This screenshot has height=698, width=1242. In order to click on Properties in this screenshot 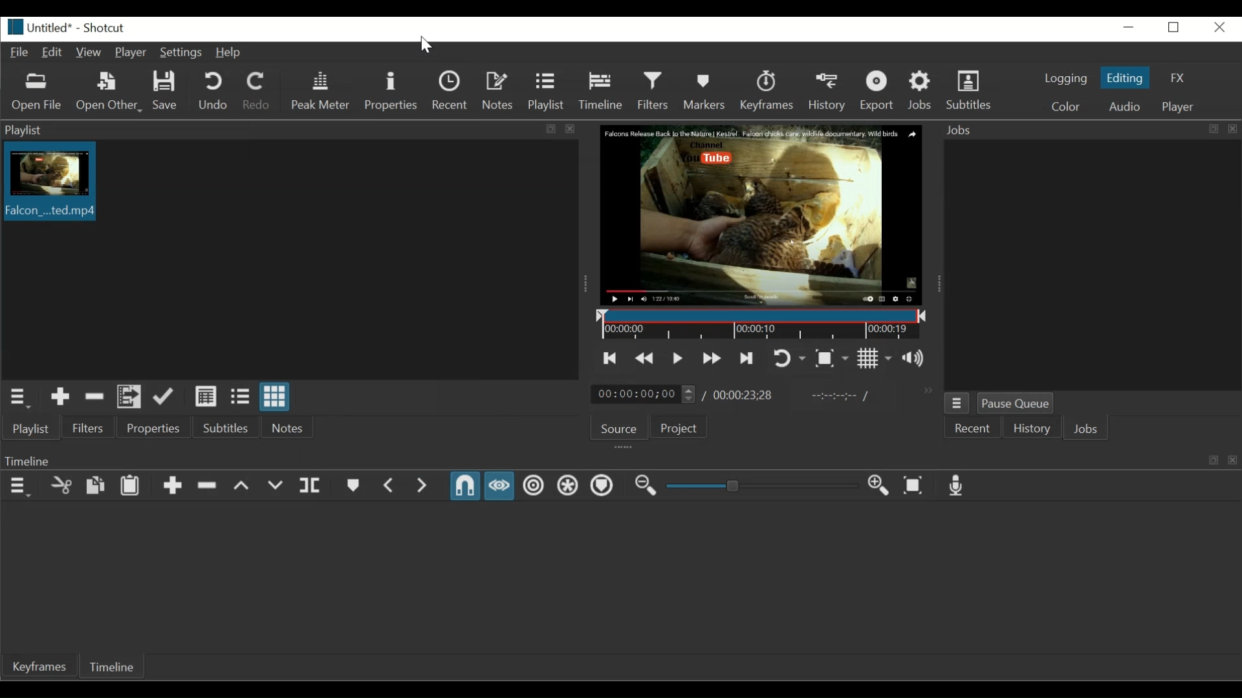, I will do `click(152, 427)`.